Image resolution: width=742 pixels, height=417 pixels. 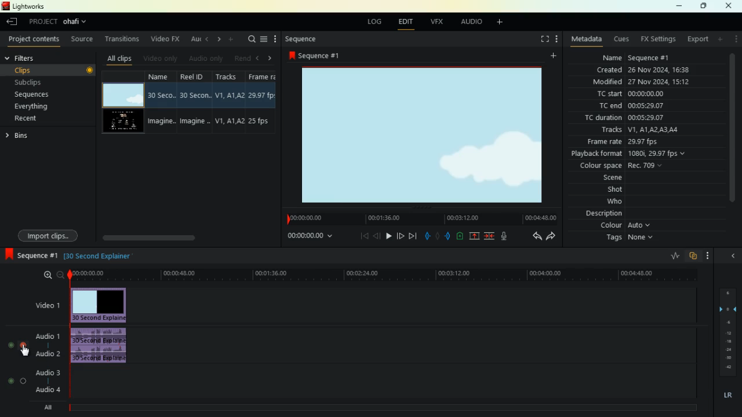 I want to click on rend, so click(x=243, y=58).